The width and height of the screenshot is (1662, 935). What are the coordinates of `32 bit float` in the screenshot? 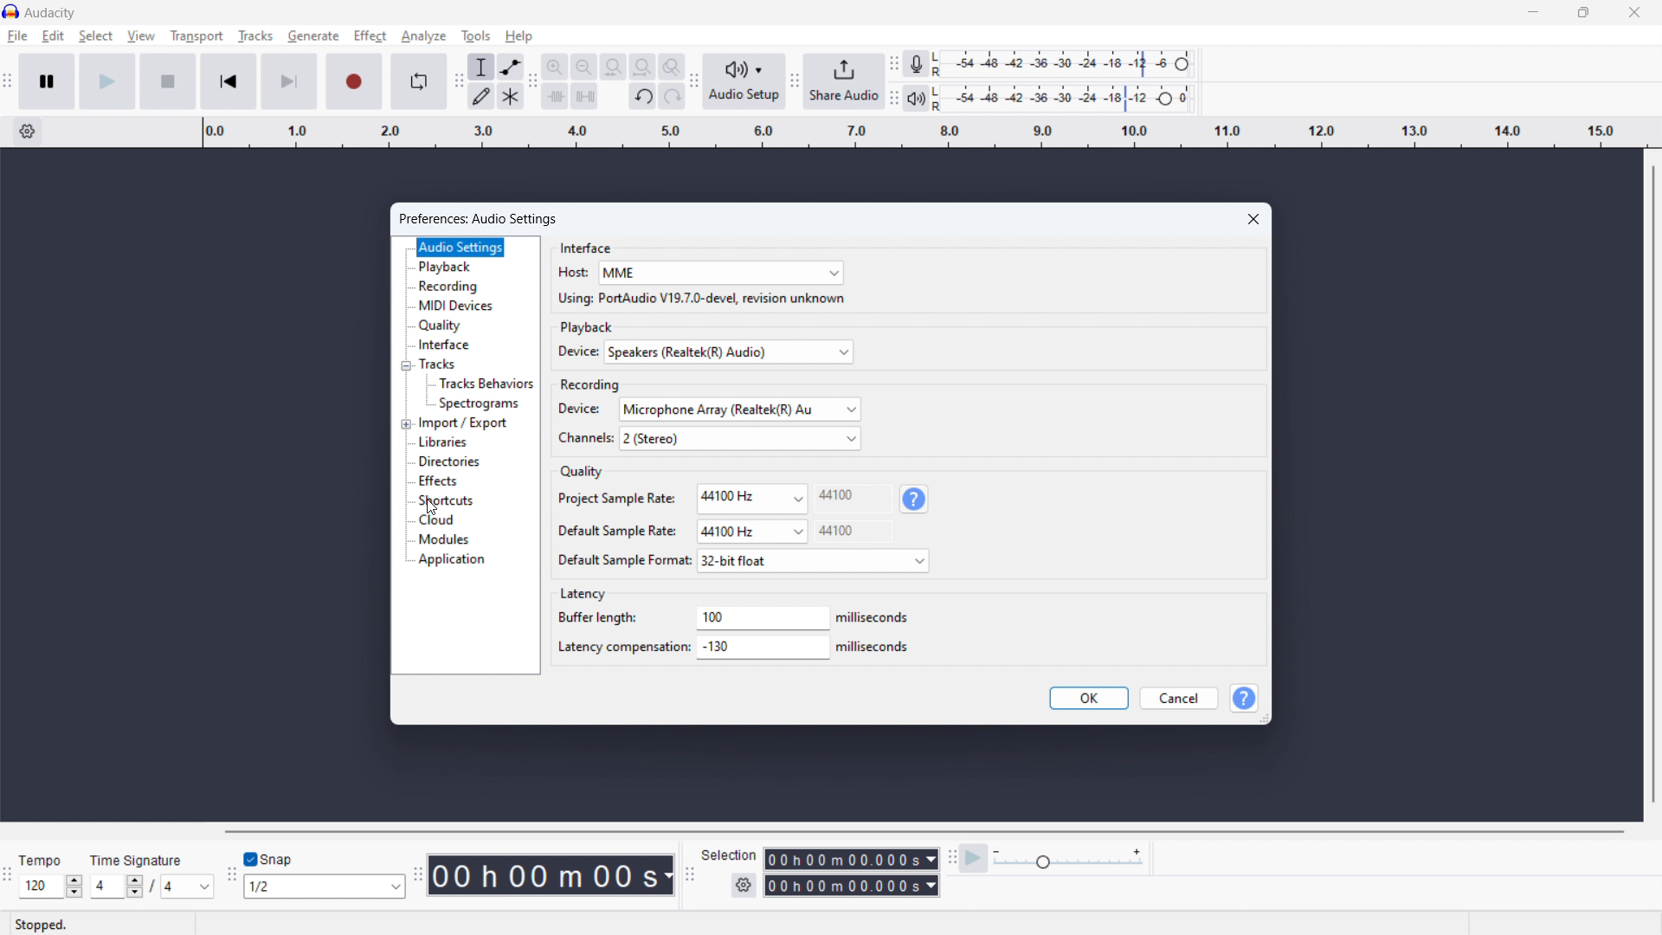 It's located at (814, 560).